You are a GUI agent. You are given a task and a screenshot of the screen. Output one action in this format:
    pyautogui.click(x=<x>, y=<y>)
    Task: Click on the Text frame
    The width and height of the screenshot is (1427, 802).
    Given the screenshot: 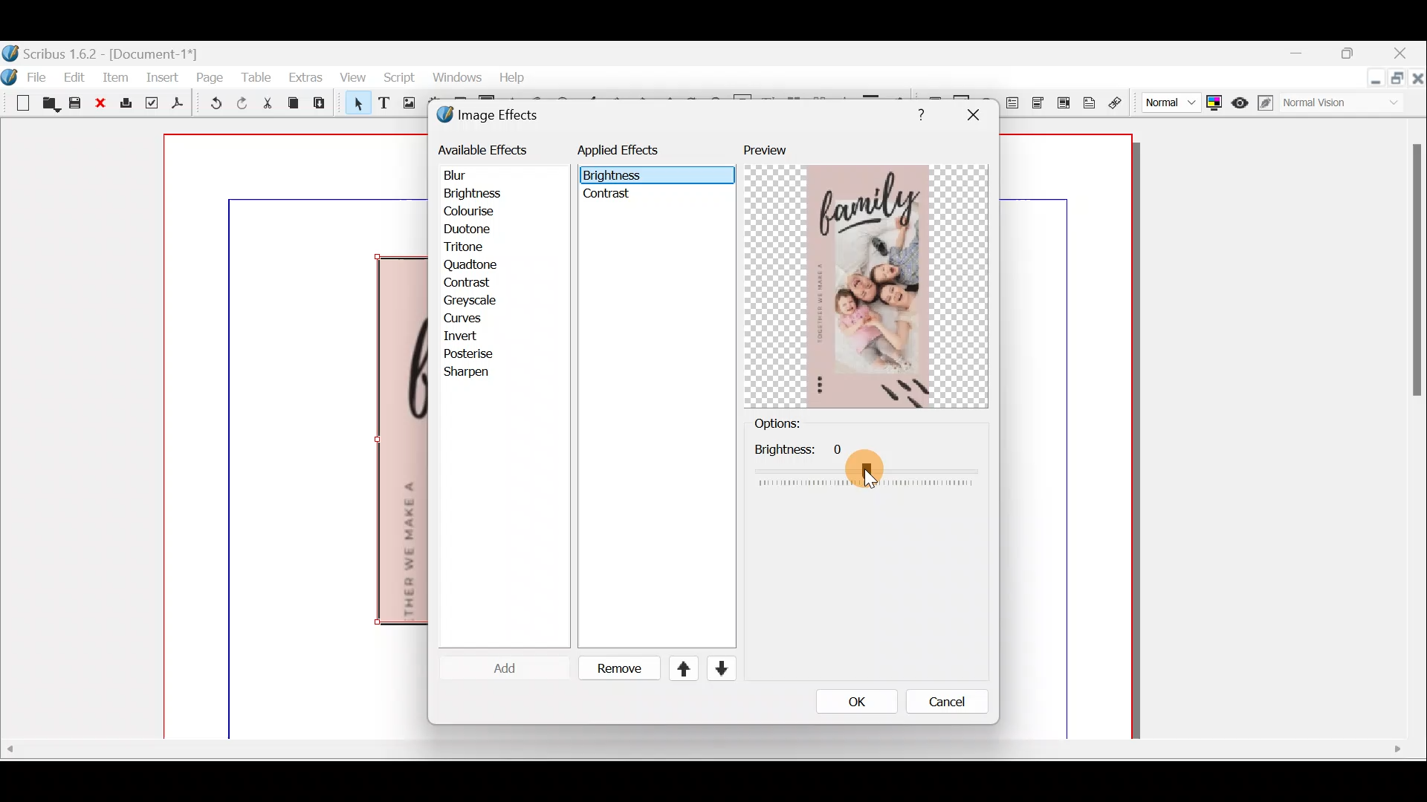 What is the action you would take?
    pyautogui.click(x=383, y=104)
    